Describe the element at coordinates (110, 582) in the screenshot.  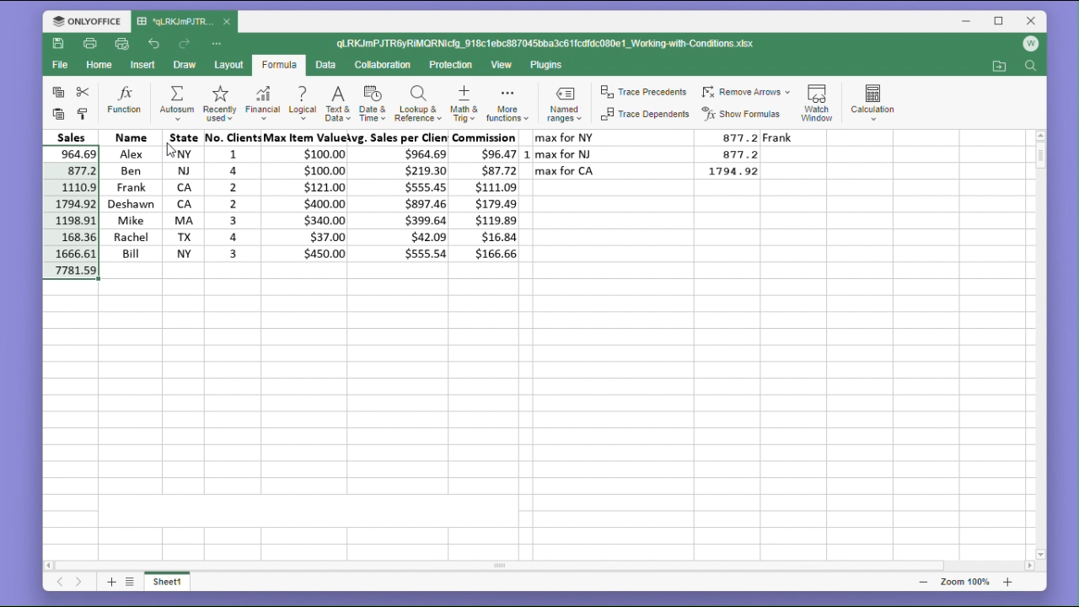
I see `add sheet` at that location.